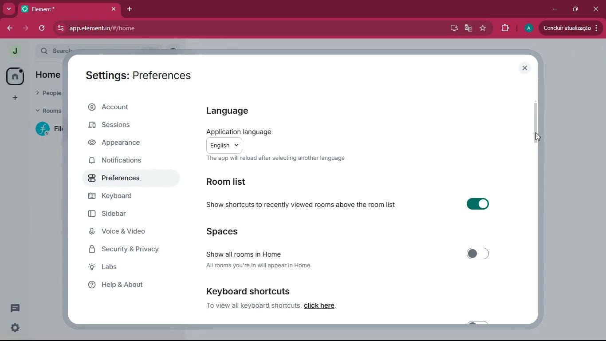 The height and width of the screenshot is (341, 606). What do you see at coordinates (245, 111) in the screenshot?
I see `language` at bounding box center [245, 111].